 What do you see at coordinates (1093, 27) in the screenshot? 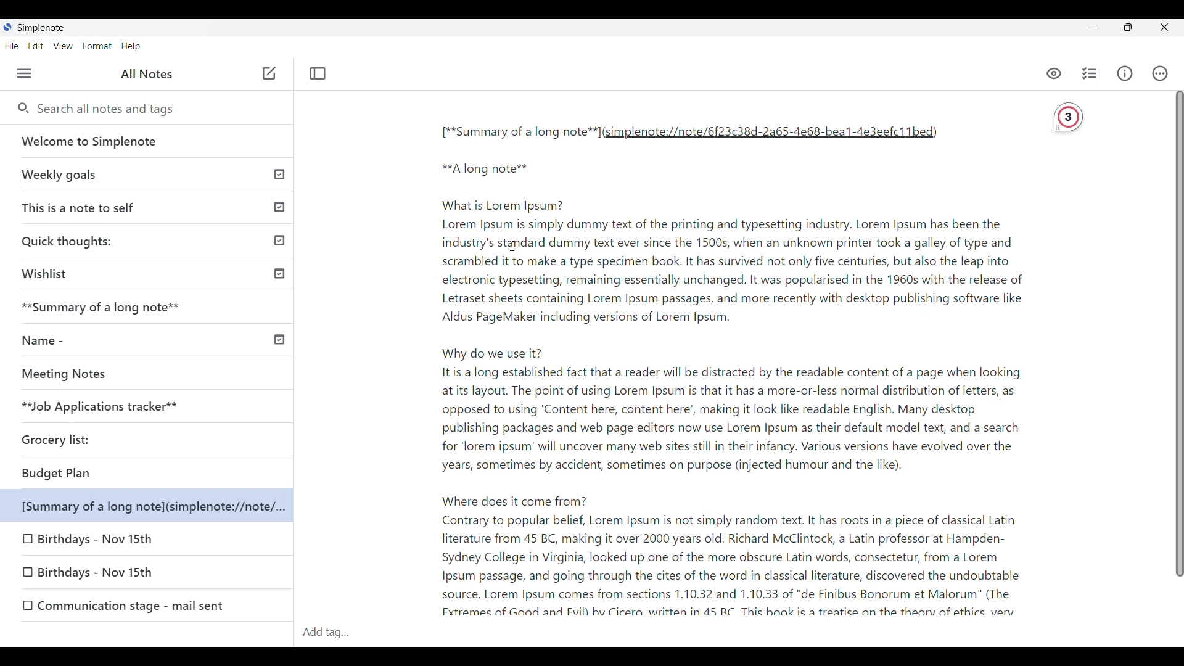
I see `Minimize` at bounding box center [1093, 27].